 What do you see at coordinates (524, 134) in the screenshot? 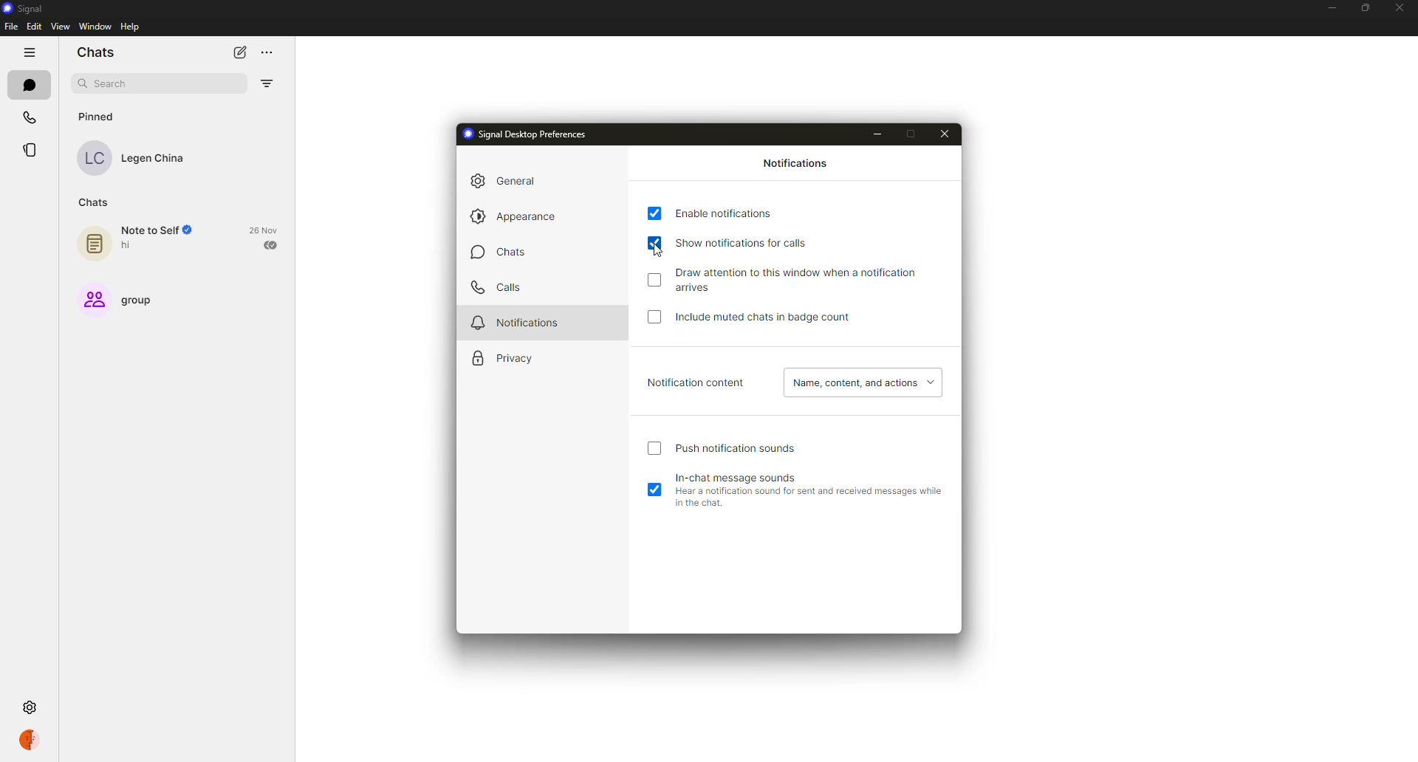
I see `signal desktop preferences` at bounding box center [524, 134].